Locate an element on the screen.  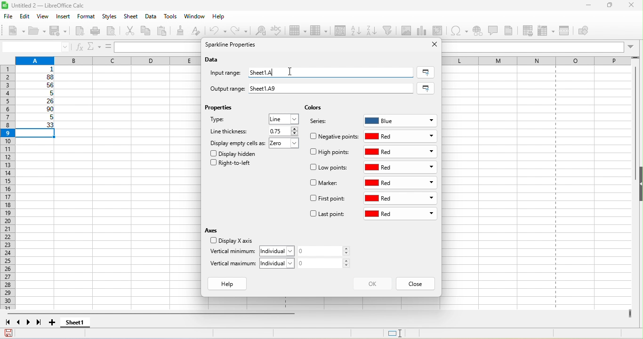
0 is located at coordinates (327, 251).